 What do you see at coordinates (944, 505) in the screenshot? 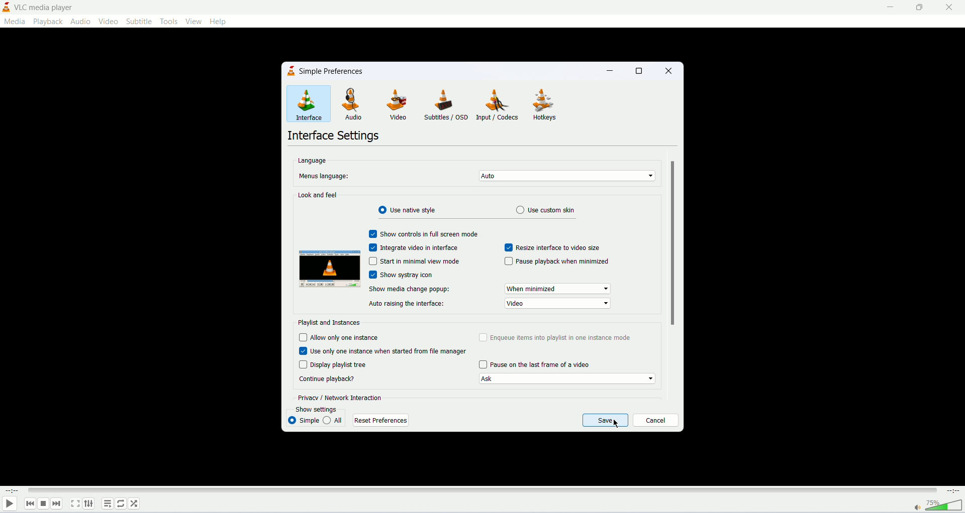
I see `volume bar` at bounding box center [944, 505].